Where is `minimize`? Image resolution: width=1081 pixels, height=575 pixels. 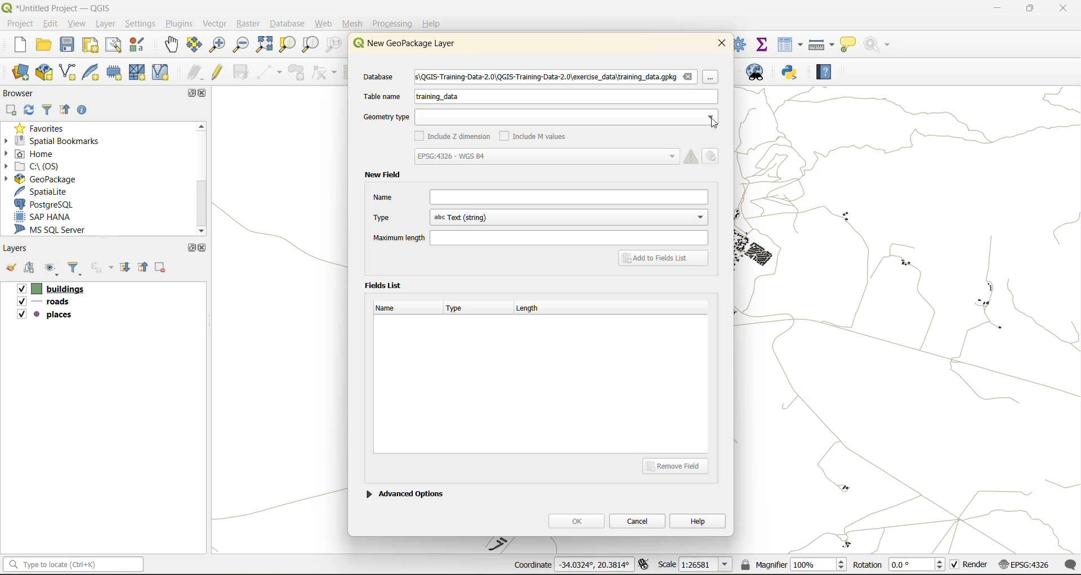 minimize is located at coordinates (994, 10).